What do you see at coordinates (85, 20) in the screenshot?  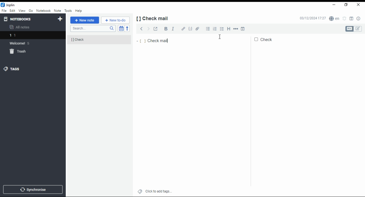 I see `new note` at bounding box center [85, 20].